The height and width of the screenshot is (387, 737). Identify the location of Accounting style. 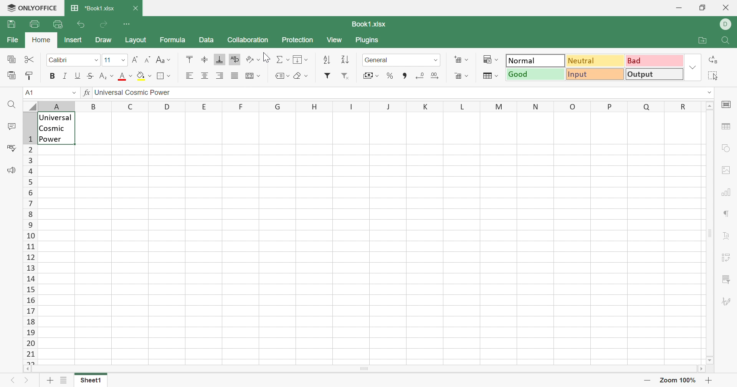
(370, 76).